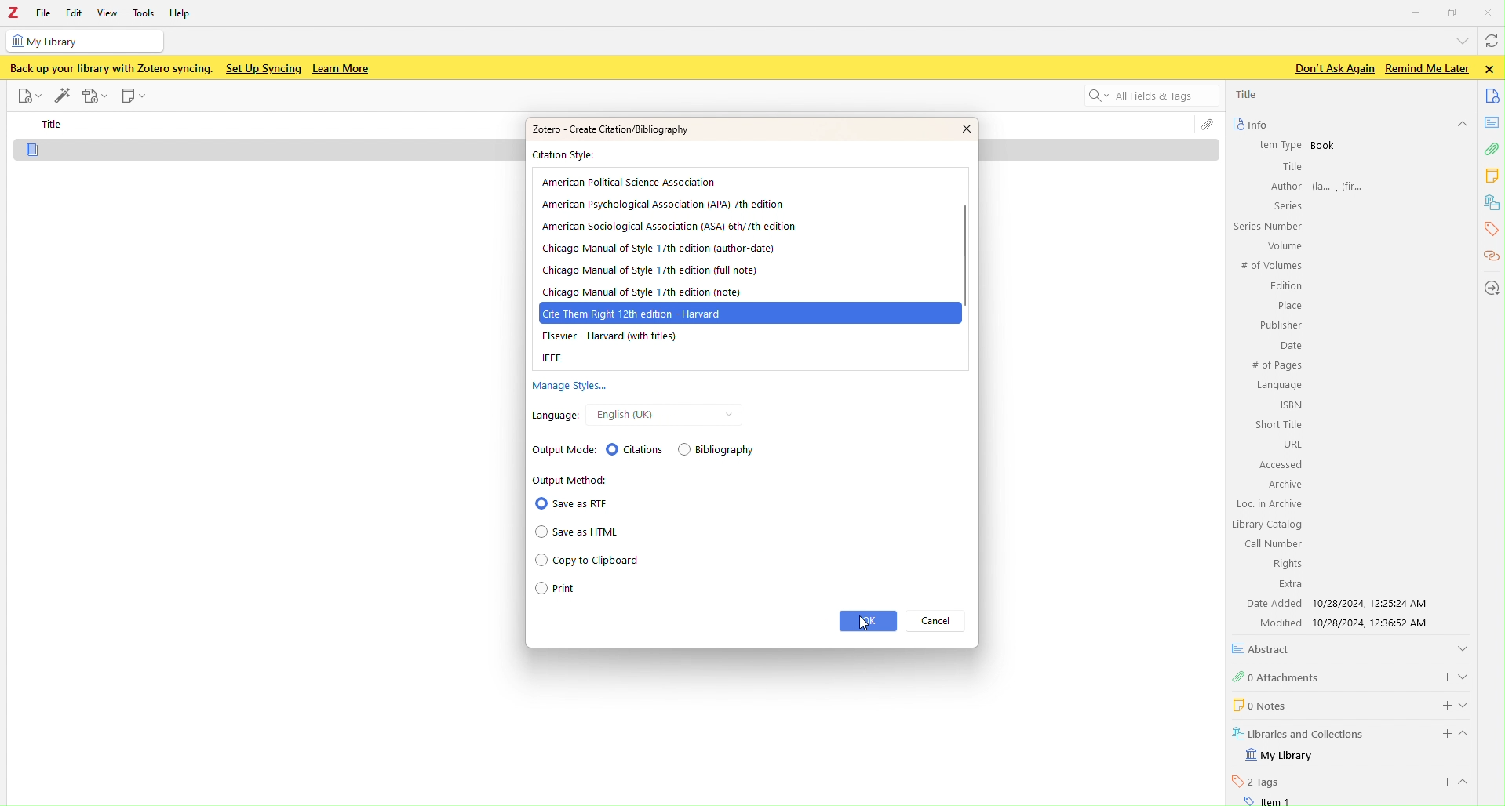 Image resolution: width=1505 pixels, height=806 pixels. What do you see at coordinates (1493, 122) in the screenshot?
I see `notes` at bounding box center [1493, 122].